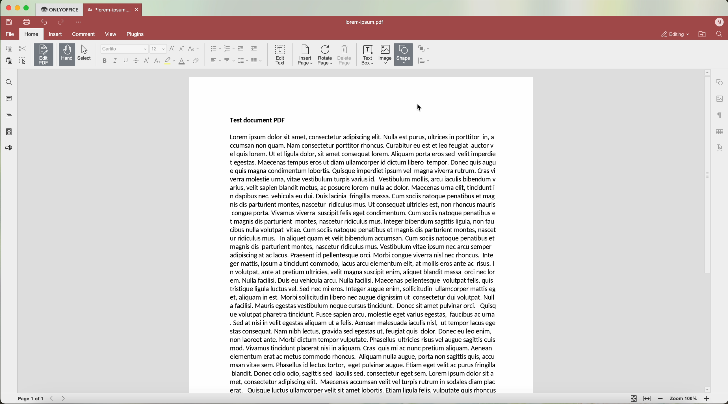 The width and height of the screenshot is (728, 404). I want to click on scrollbar, so click(707, 231).